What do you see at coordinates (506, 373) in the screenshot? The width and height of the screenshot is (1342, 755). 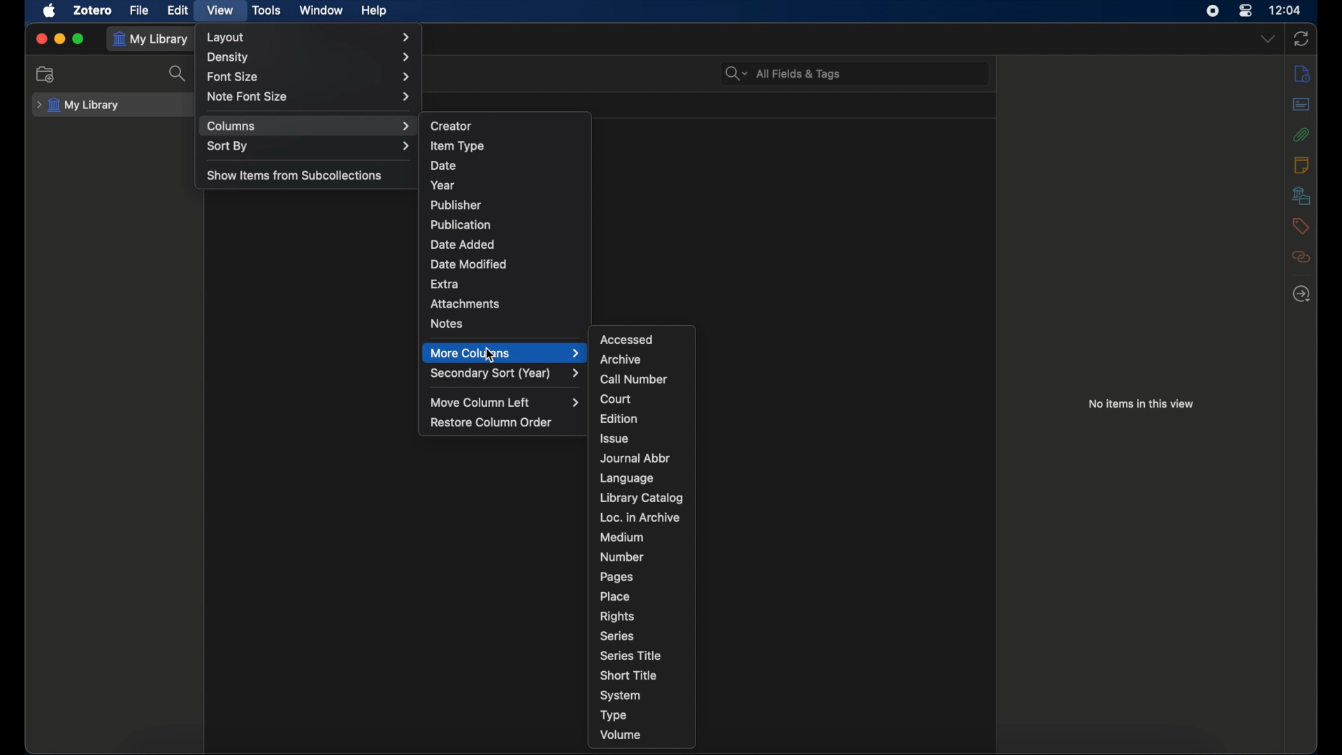 I see `secondary sort` at bounding box center [506, 373].